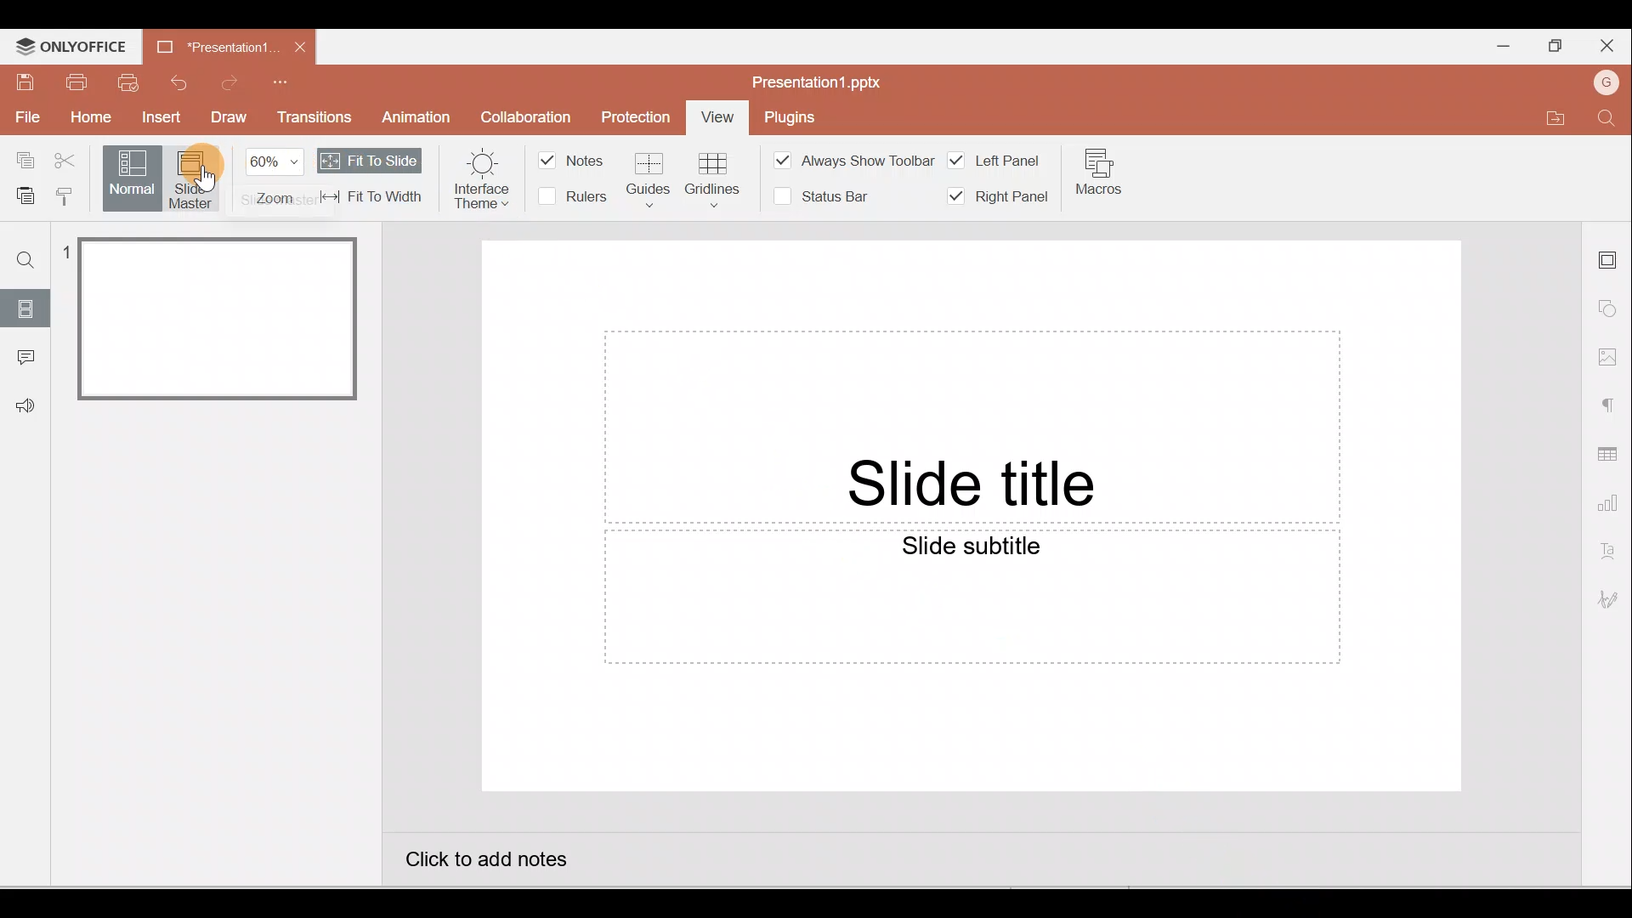  Describe the element at coordinates (971, 518) in the screenshot. I see `Presentation slide` at that location.